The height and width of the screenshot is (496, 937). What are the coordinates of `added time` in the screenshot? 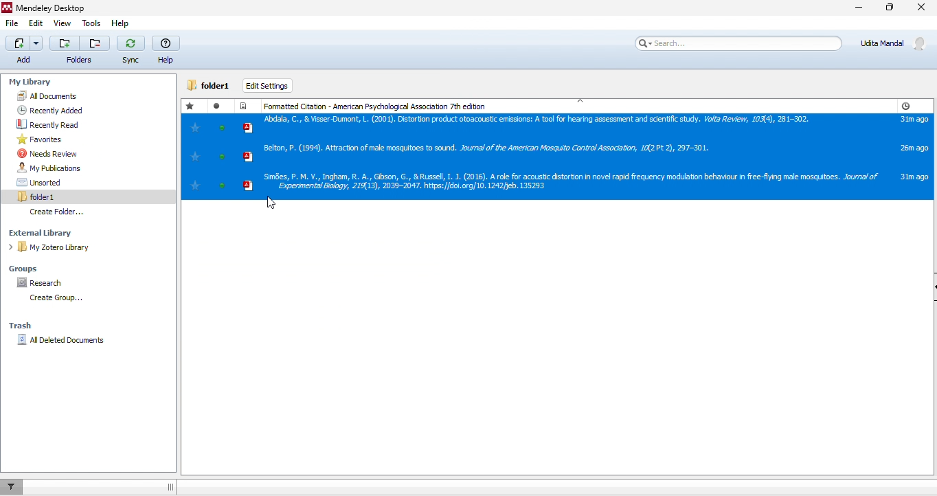 It's located at (905, 106).